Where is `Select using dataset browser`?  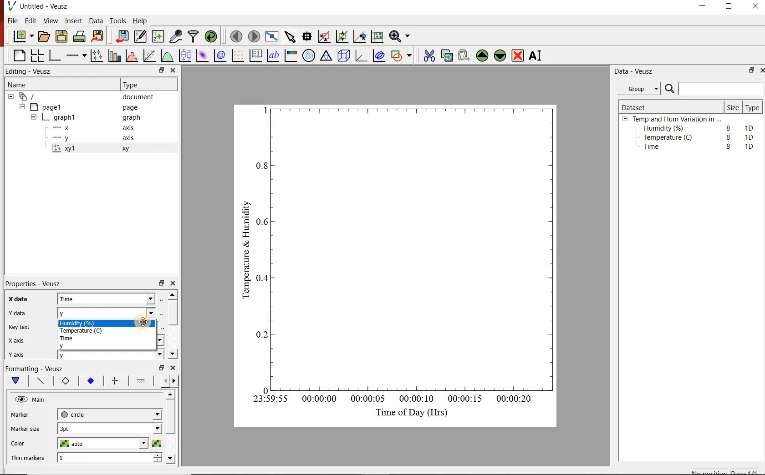 Select using dataset browser is located at coordinates (162, 313).